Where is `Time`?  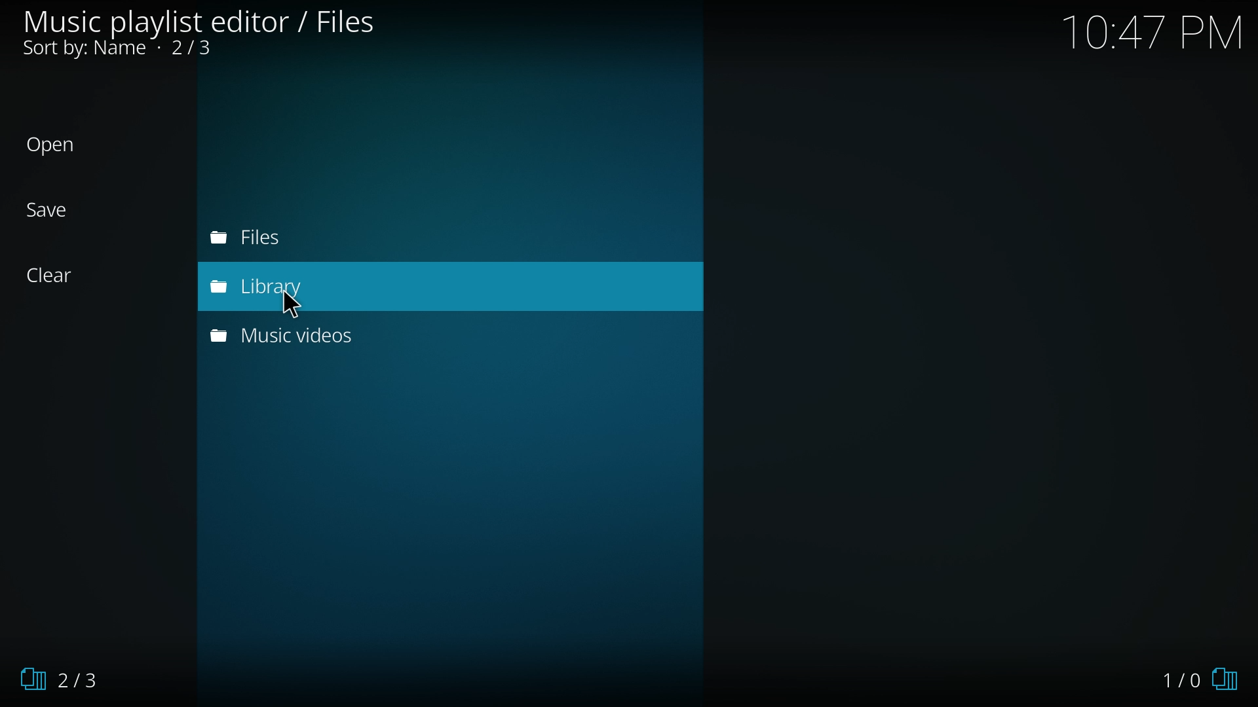
Time is located at coordinates (1158, 32).